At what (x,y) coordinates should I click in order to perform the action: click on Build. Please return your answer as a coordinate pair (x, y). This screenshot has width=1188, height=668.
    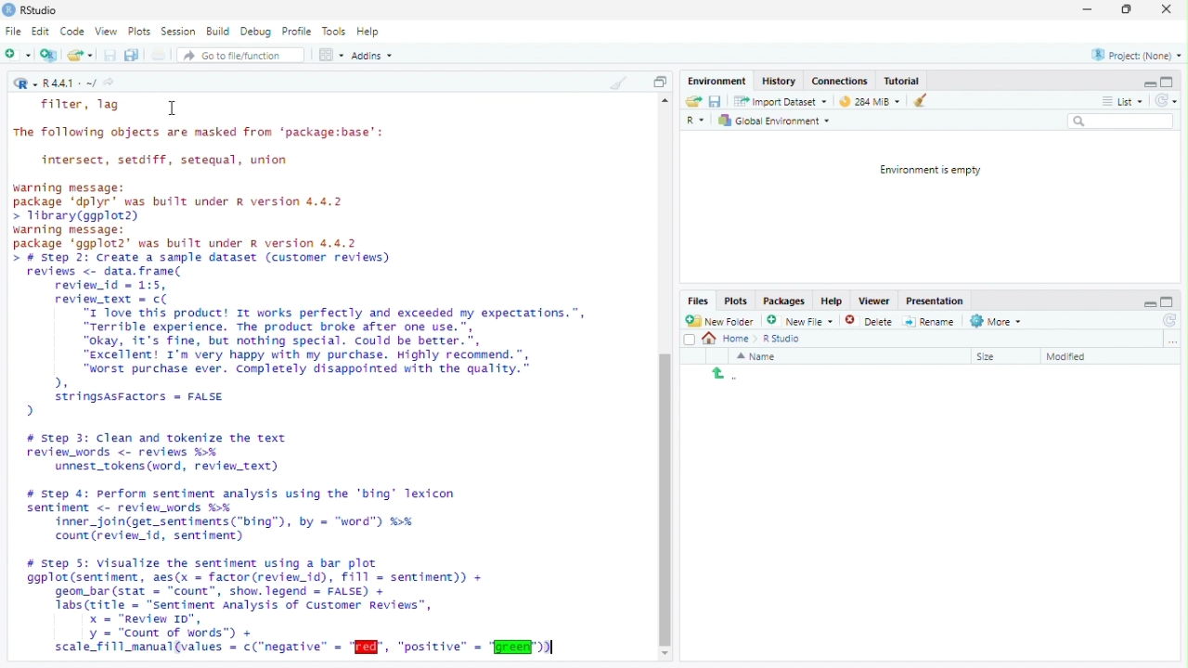
    Looking at the image, I should click on (217, 30).